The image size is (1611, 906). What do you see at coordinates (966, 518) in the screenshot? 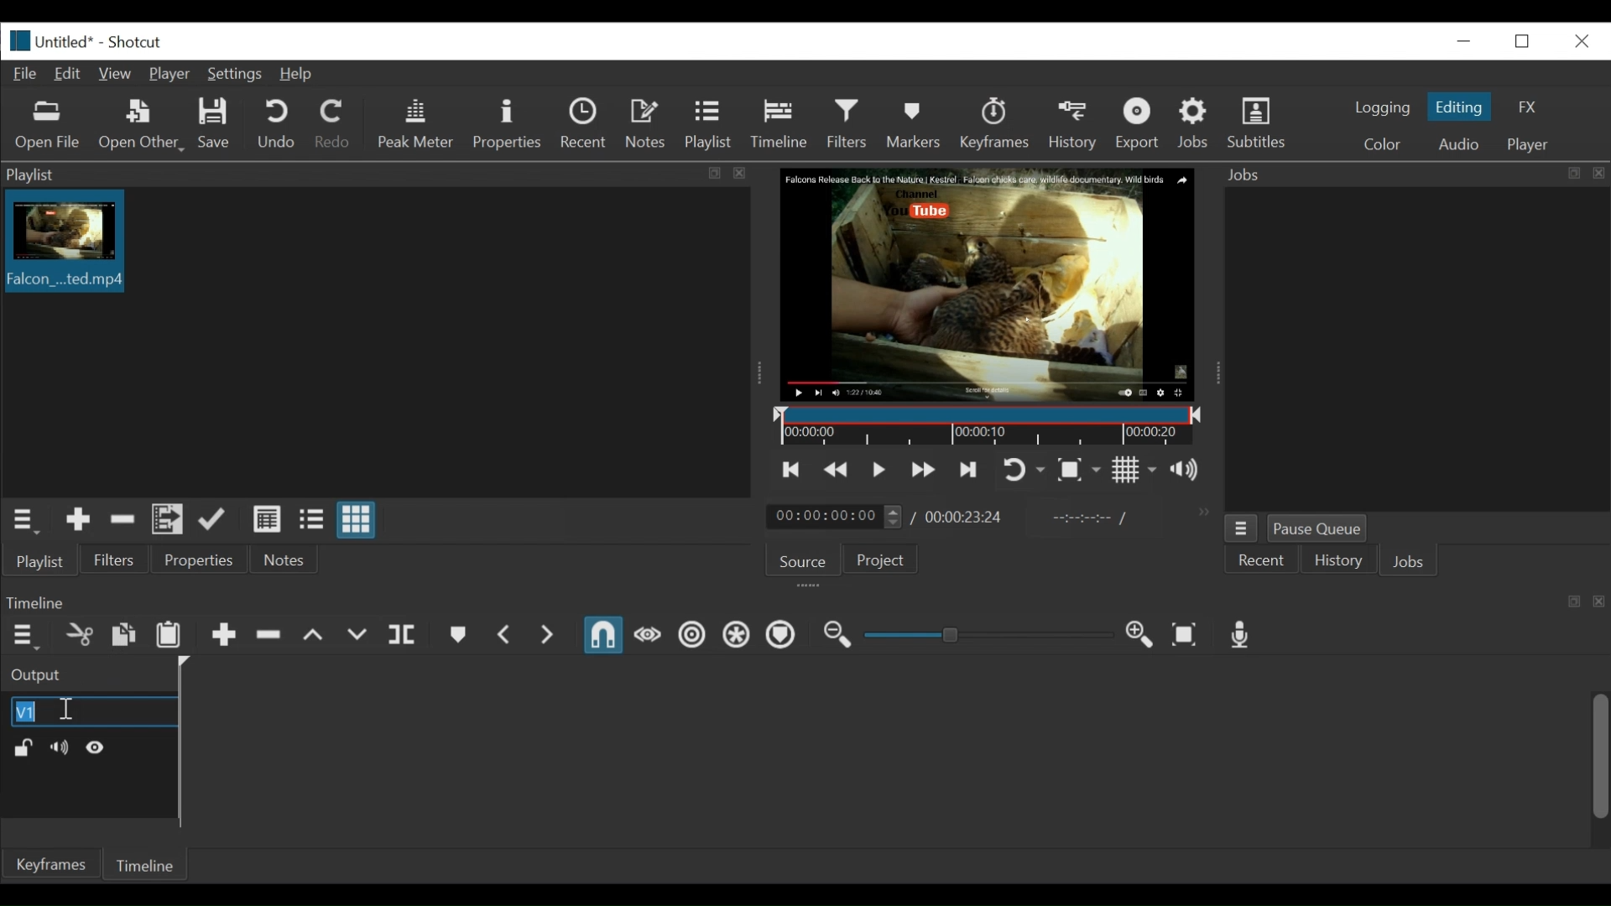
I see `Total Duration` at bounding box center [966, 518].